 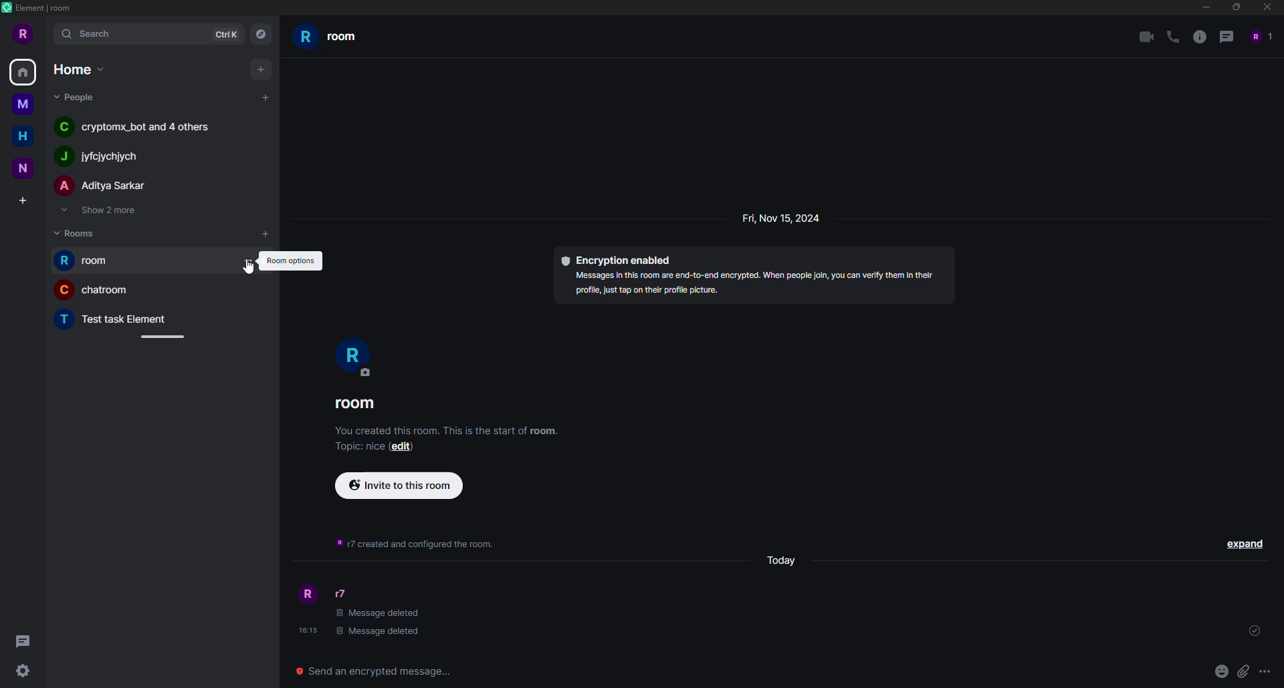 What do you see at coordinates (1202, 7) in the screenshot?
I see `minimize` at bounding box center [1202, 7].